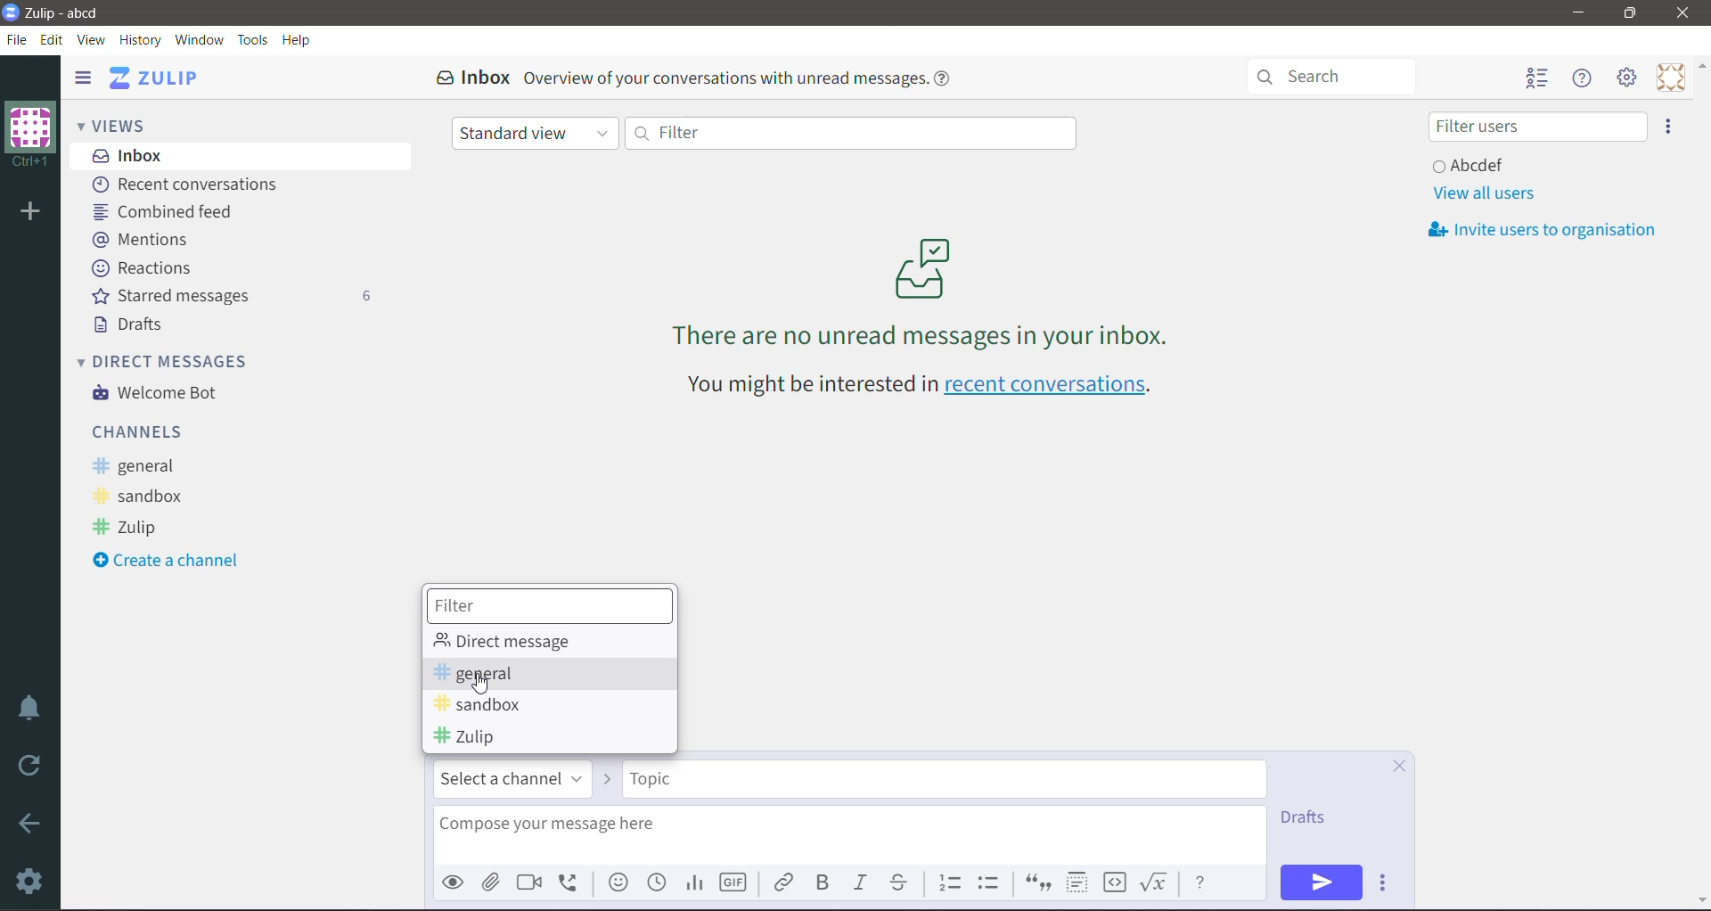 The width and height of the screenshot is (1711, 911). What do you see at coordinates (1669, 127) in the screenshot?
I see `Invite users to organization` at bounding box center [1669, 127].